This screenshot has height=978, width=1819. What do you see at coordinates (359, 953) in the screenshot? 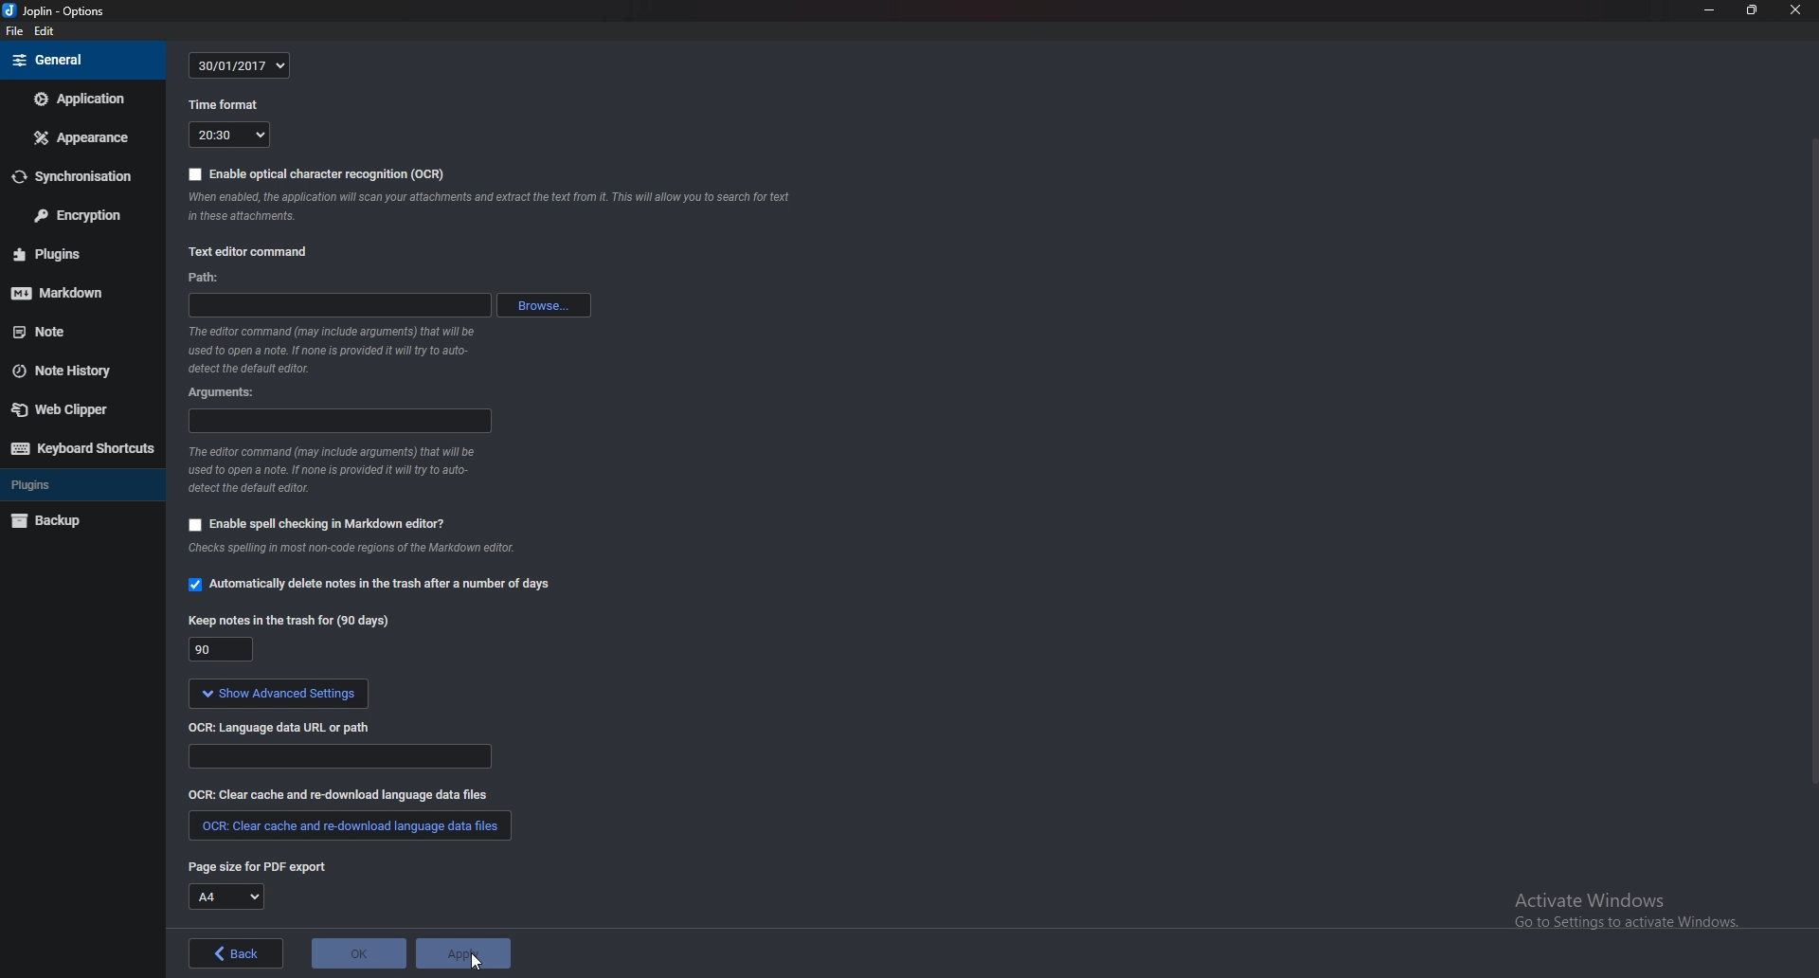
I see `O K` at bounding box center [359, 953].